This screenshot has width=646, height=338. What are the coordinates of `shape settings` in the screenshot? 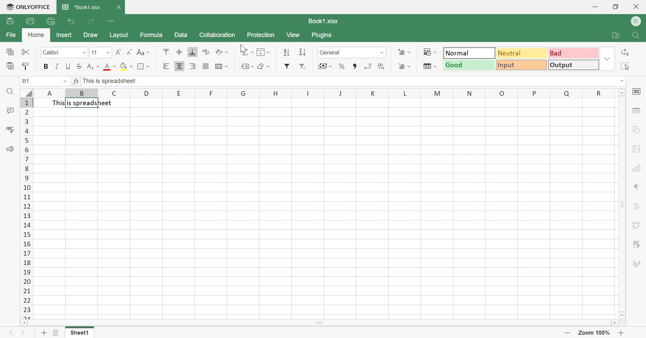 It's located at (637, 130).